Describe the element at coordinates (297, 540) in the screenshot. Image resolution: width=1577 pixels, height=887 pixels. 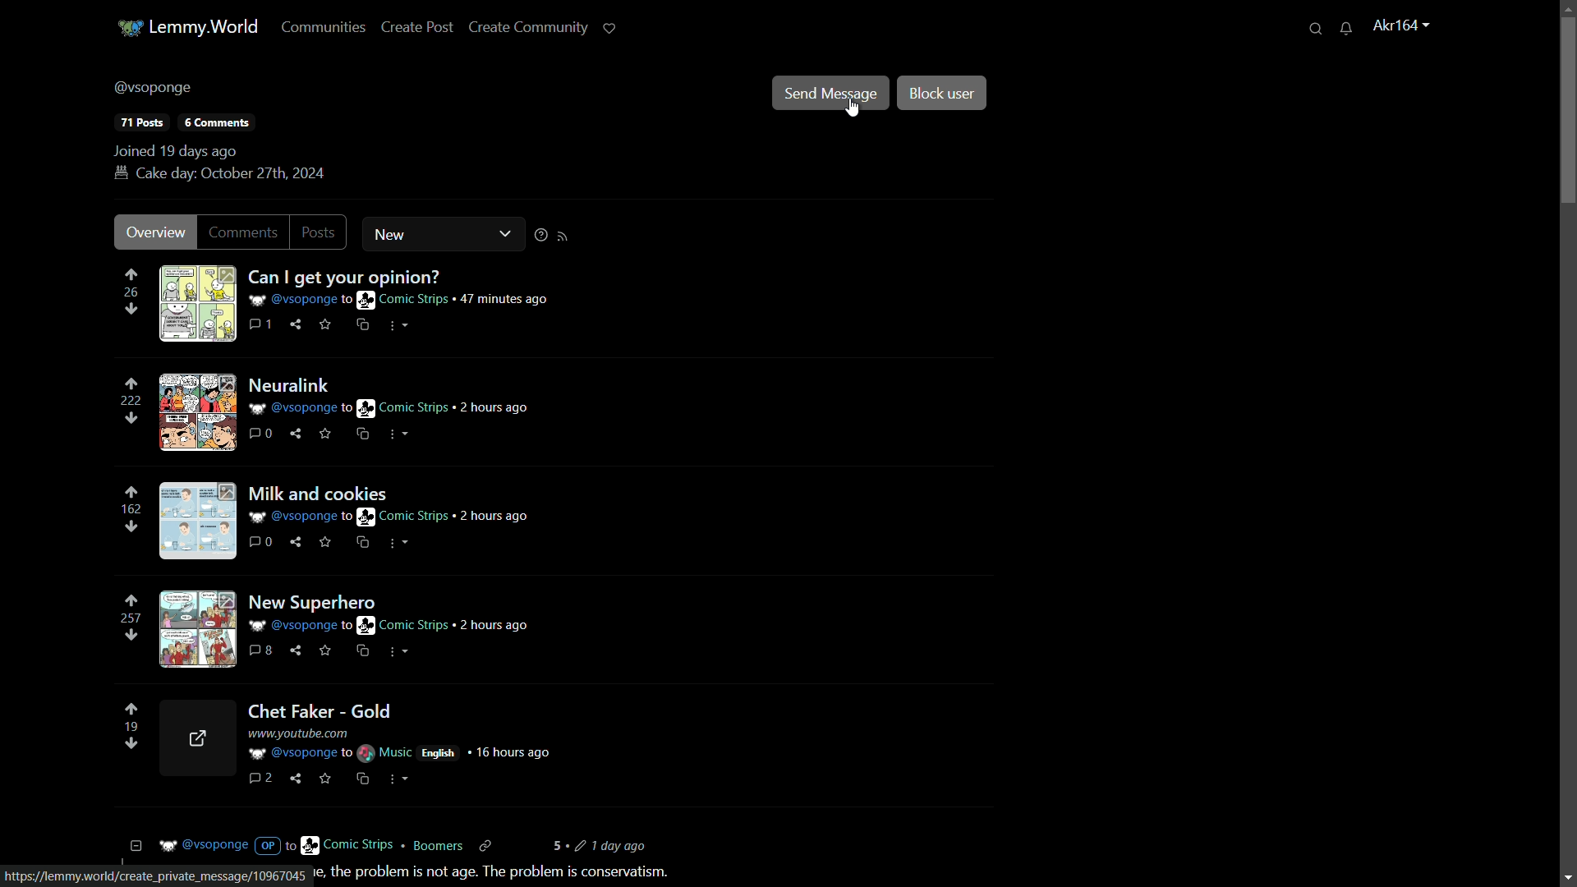
I see `share` at that location.